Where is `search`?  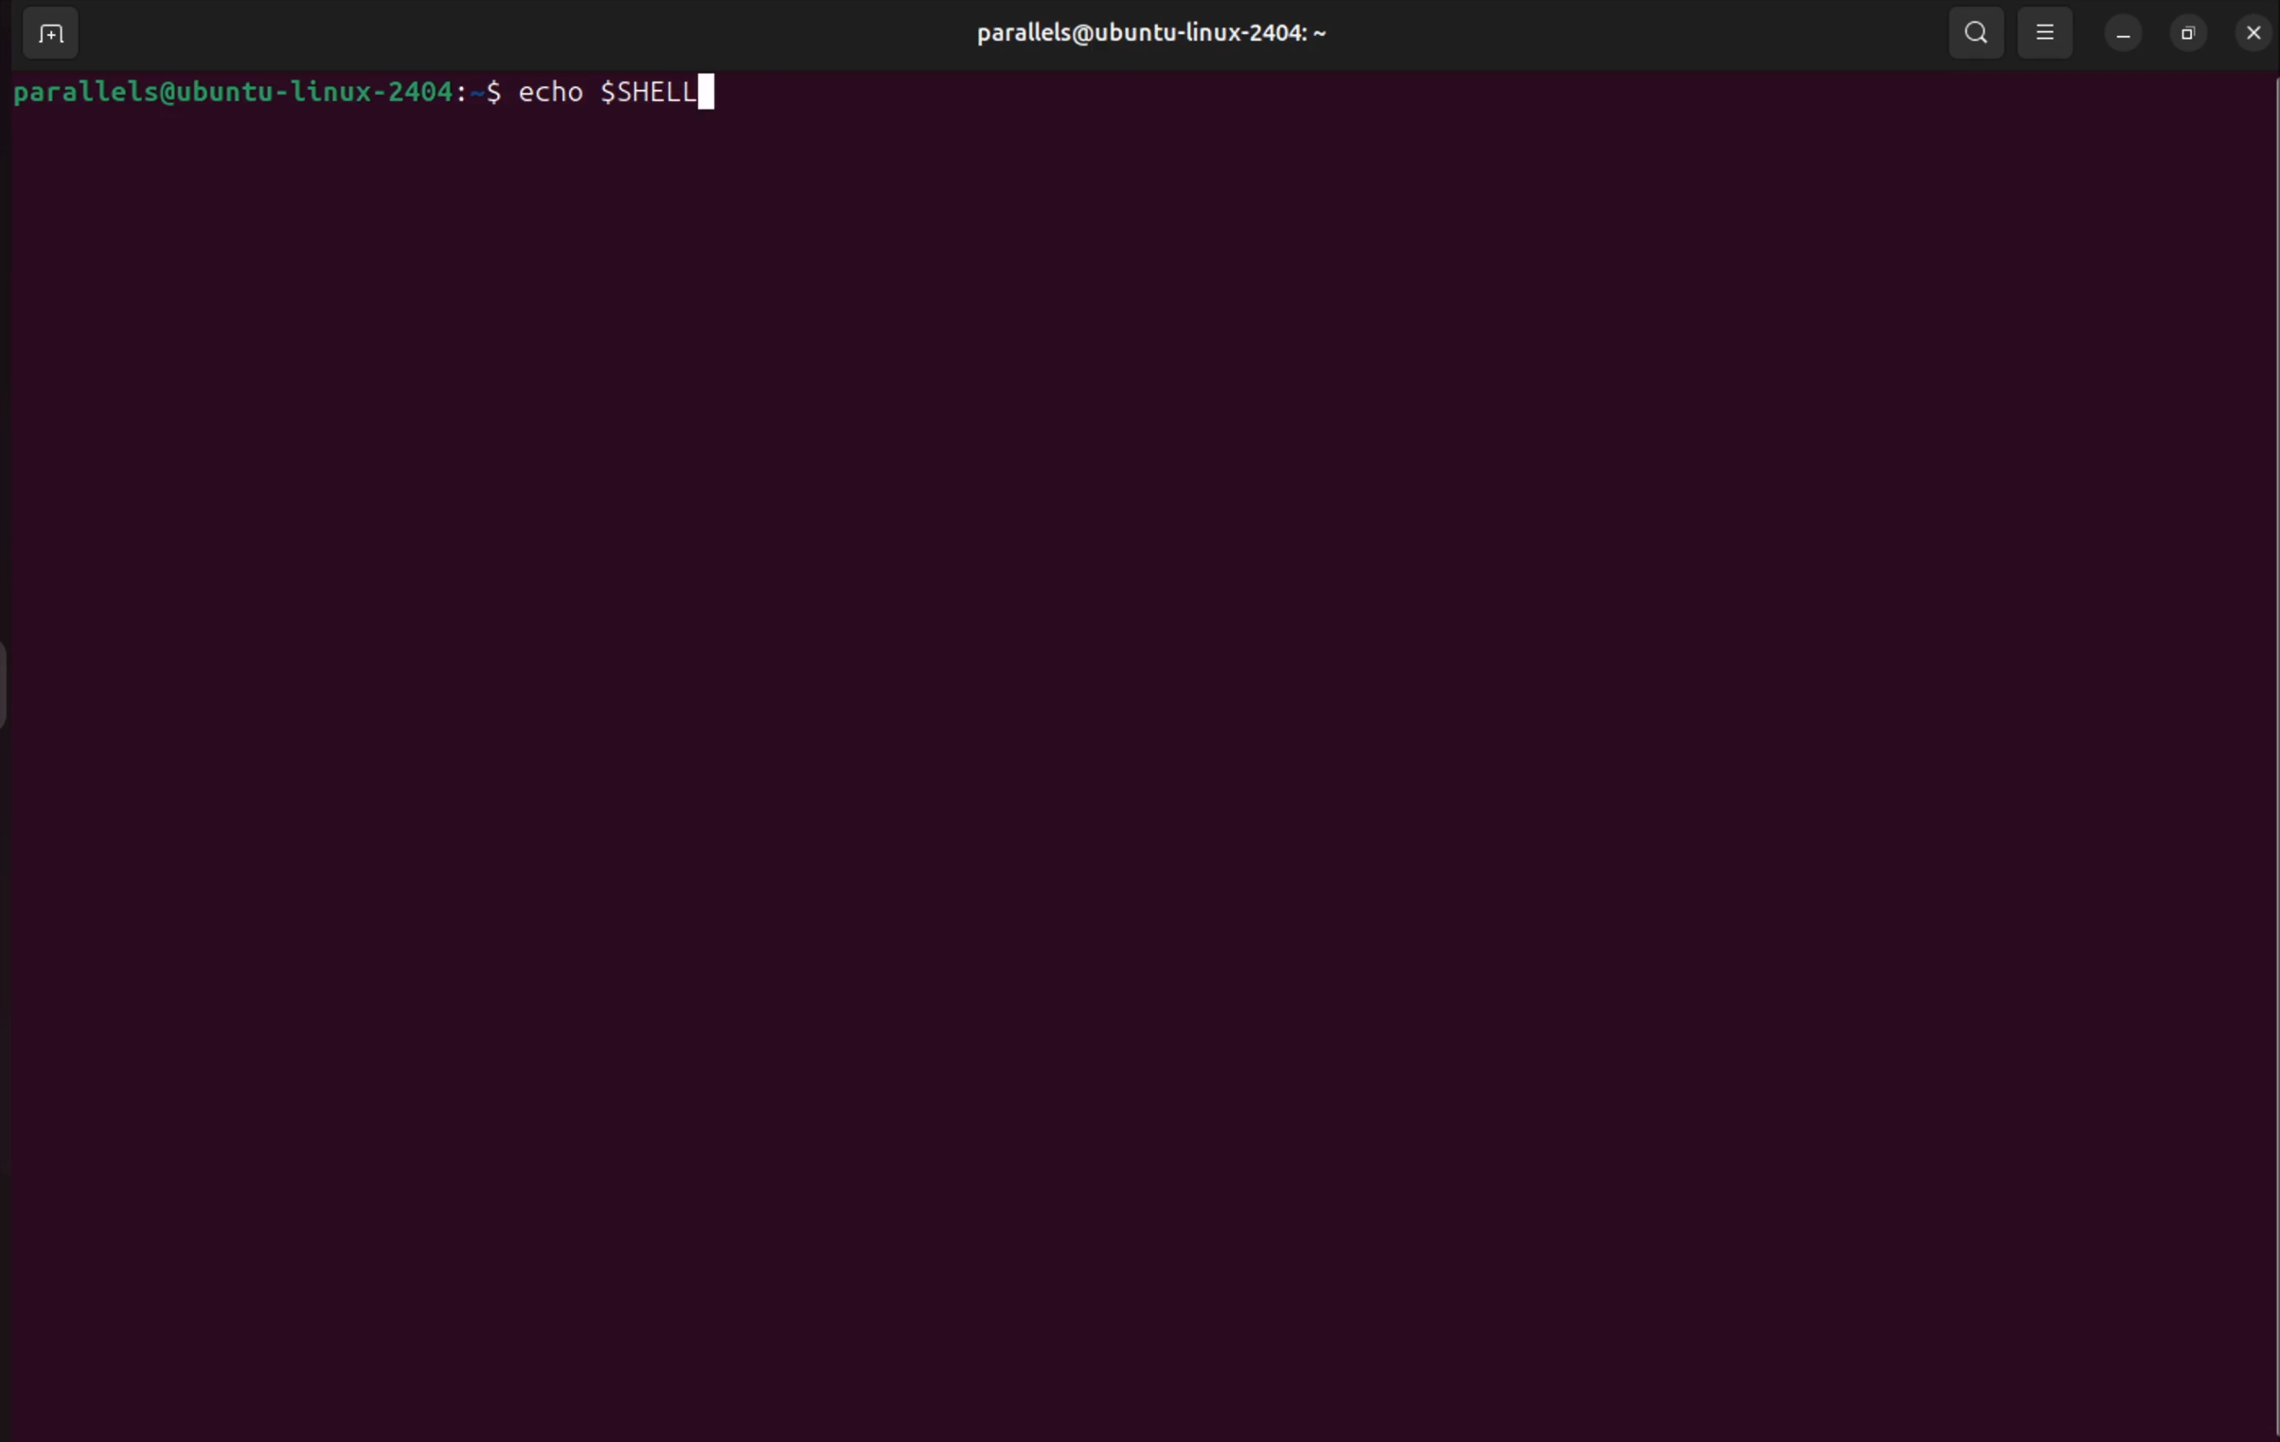 search is located at coordinates (1980, 33).